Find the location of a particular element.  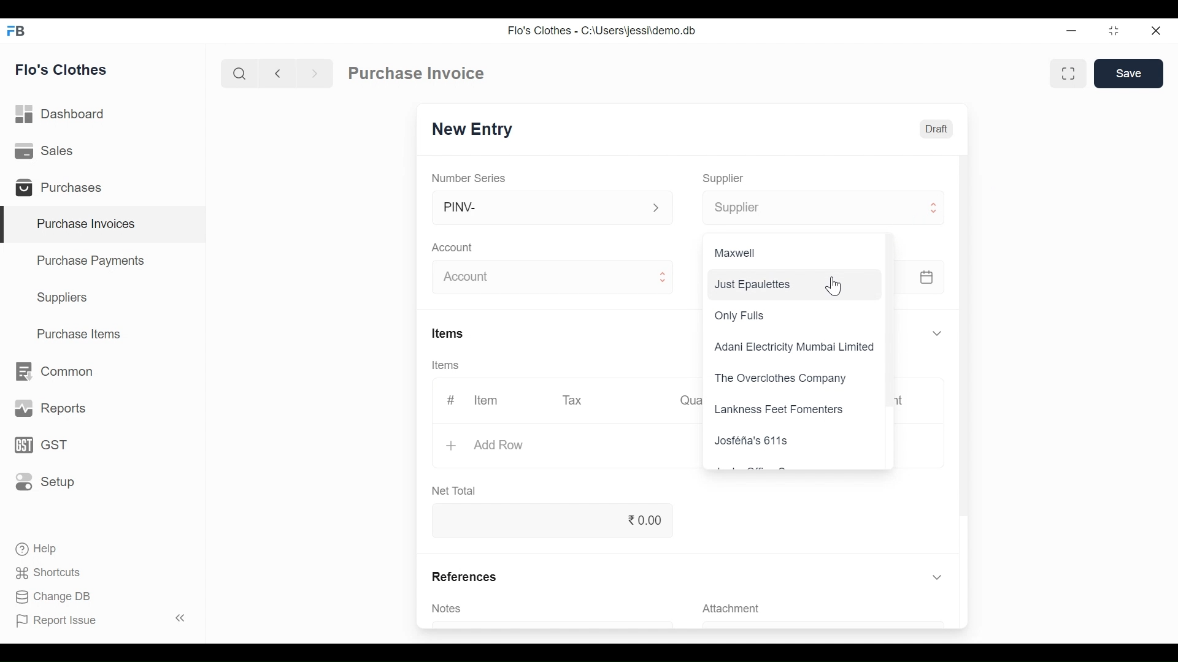

Lankness Feet Fomenters is located at coordinates (778, 411).